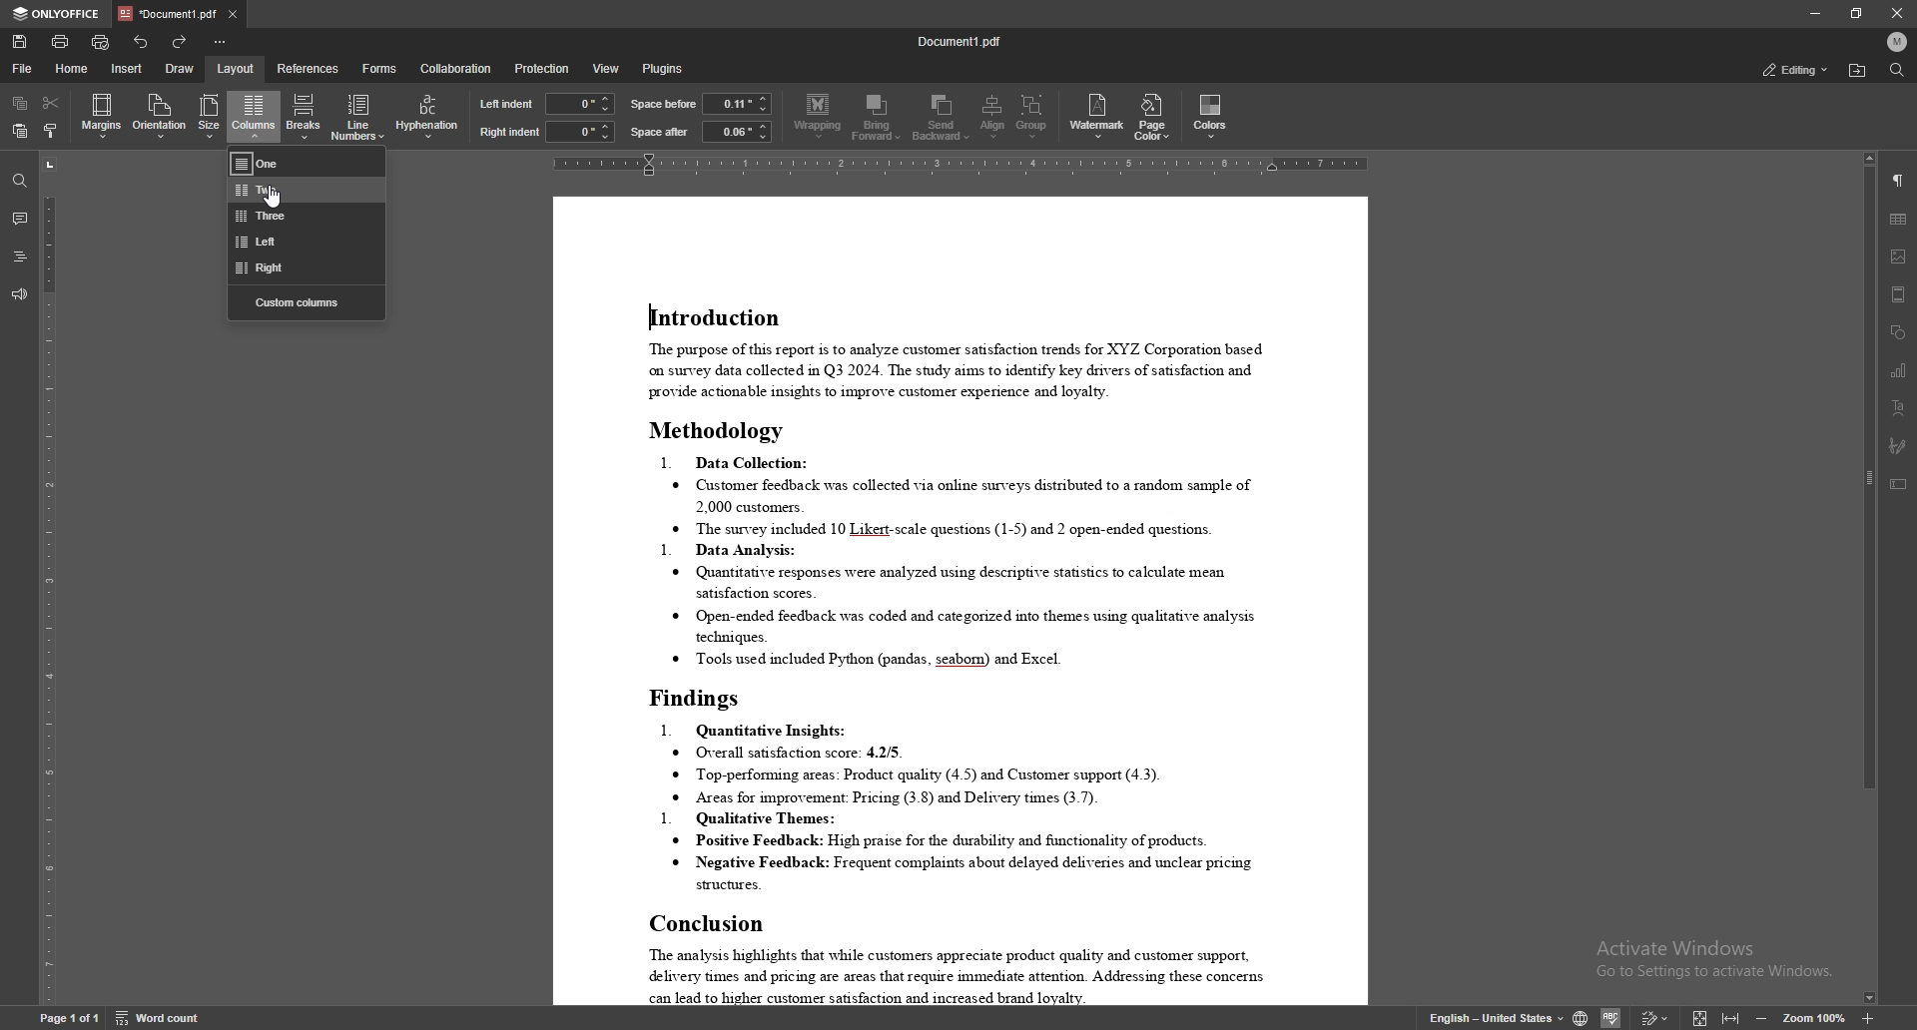 This screenshot has width=1917, height=1030. Describe the element at coordinates (60, 42) in the screenshot. I see `print` at that location.